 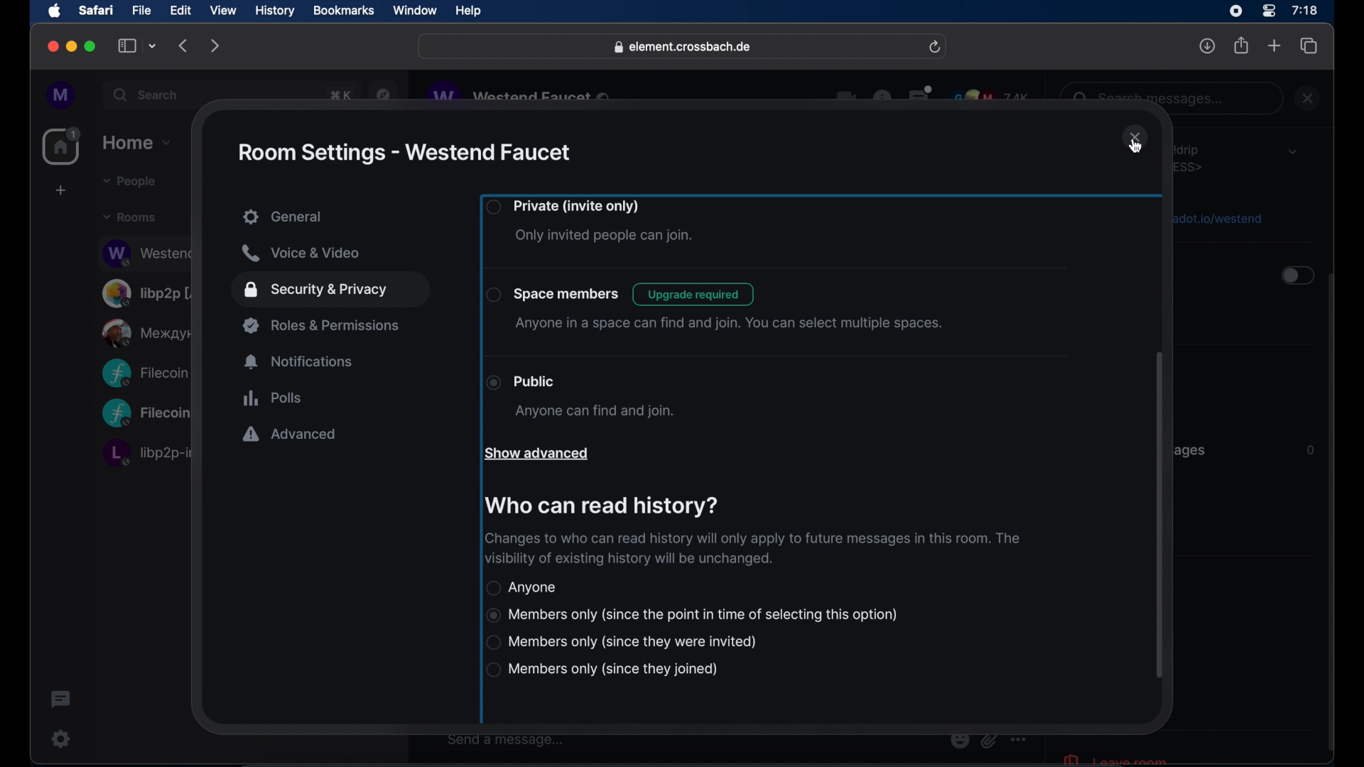 I want to click on obscure, so click(x=338, y=95).